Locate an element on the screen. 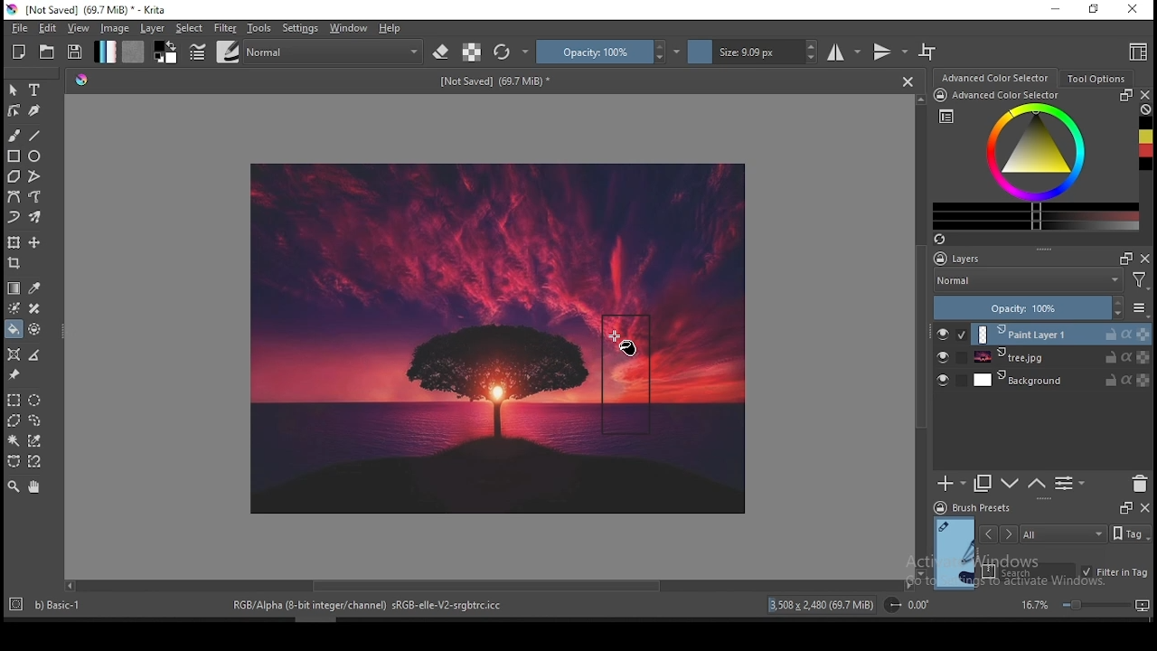 The height and width of the screenshot is (651, 1157). Scroll Bar is located at coordinates (487, 587).